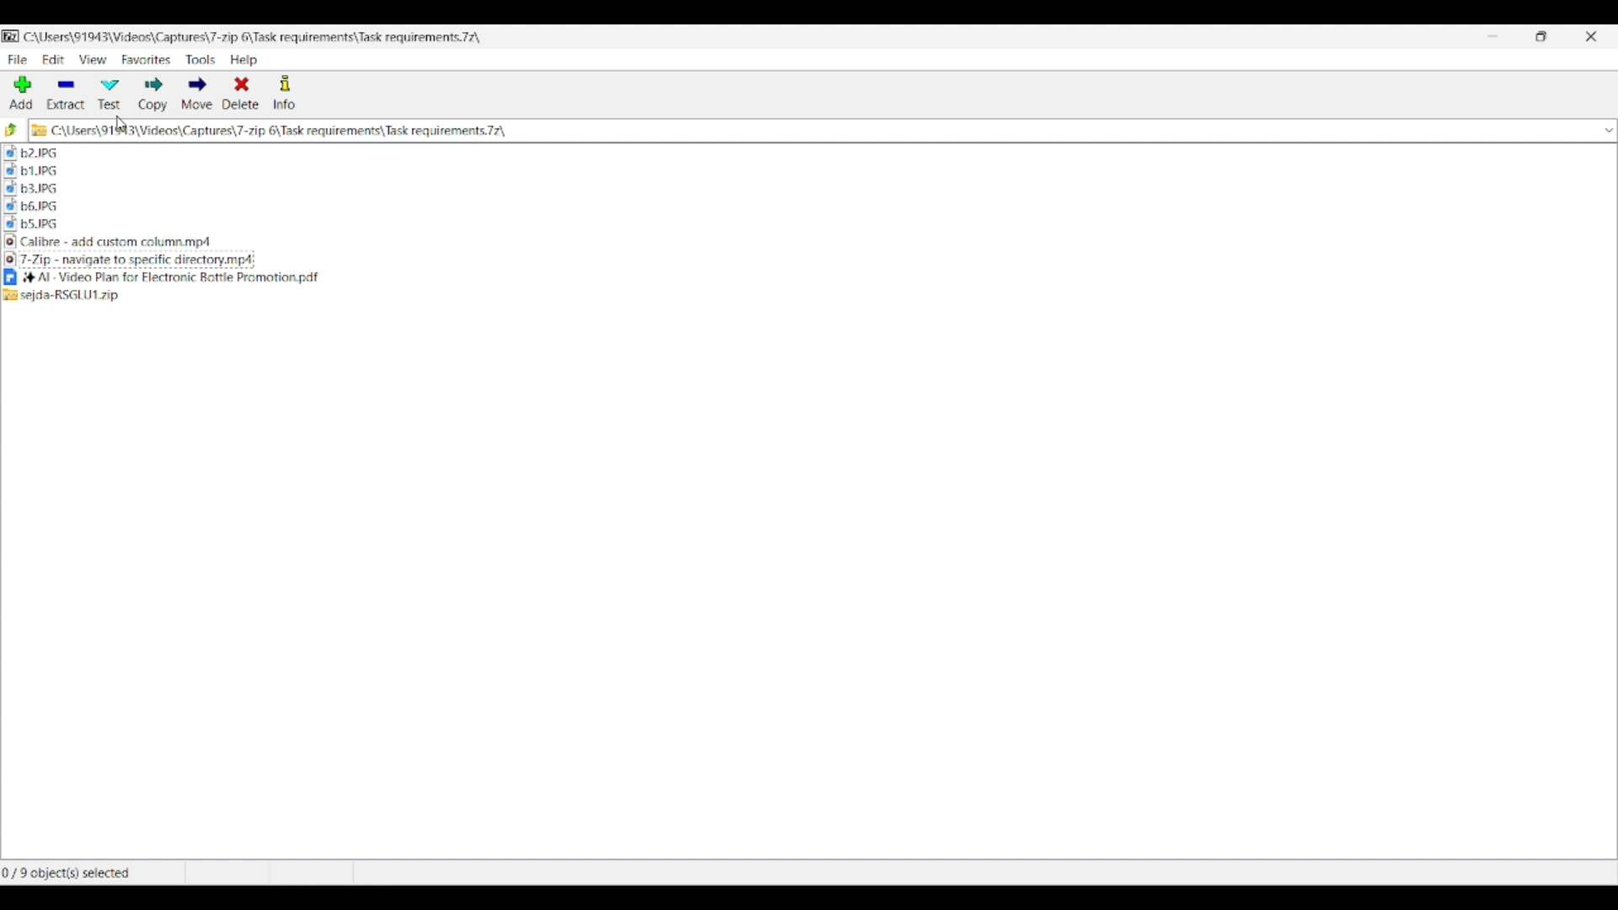  I want to click on 0/9 objects selected, so click(90, 873).